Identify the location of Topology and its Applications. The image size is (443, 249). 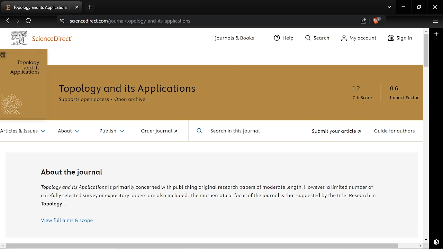
(127, 88).